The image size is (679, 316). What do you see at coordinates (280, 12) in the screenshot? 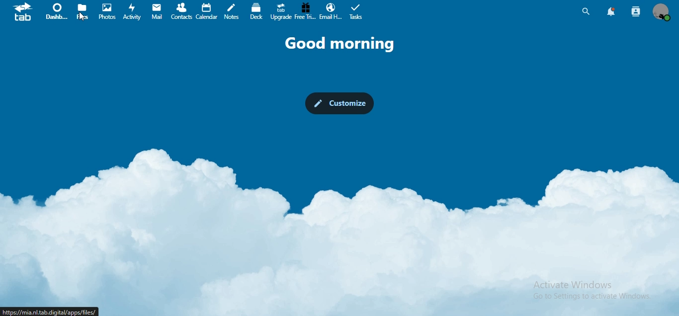
I see `upgrade` at bounding box center [280, 12].